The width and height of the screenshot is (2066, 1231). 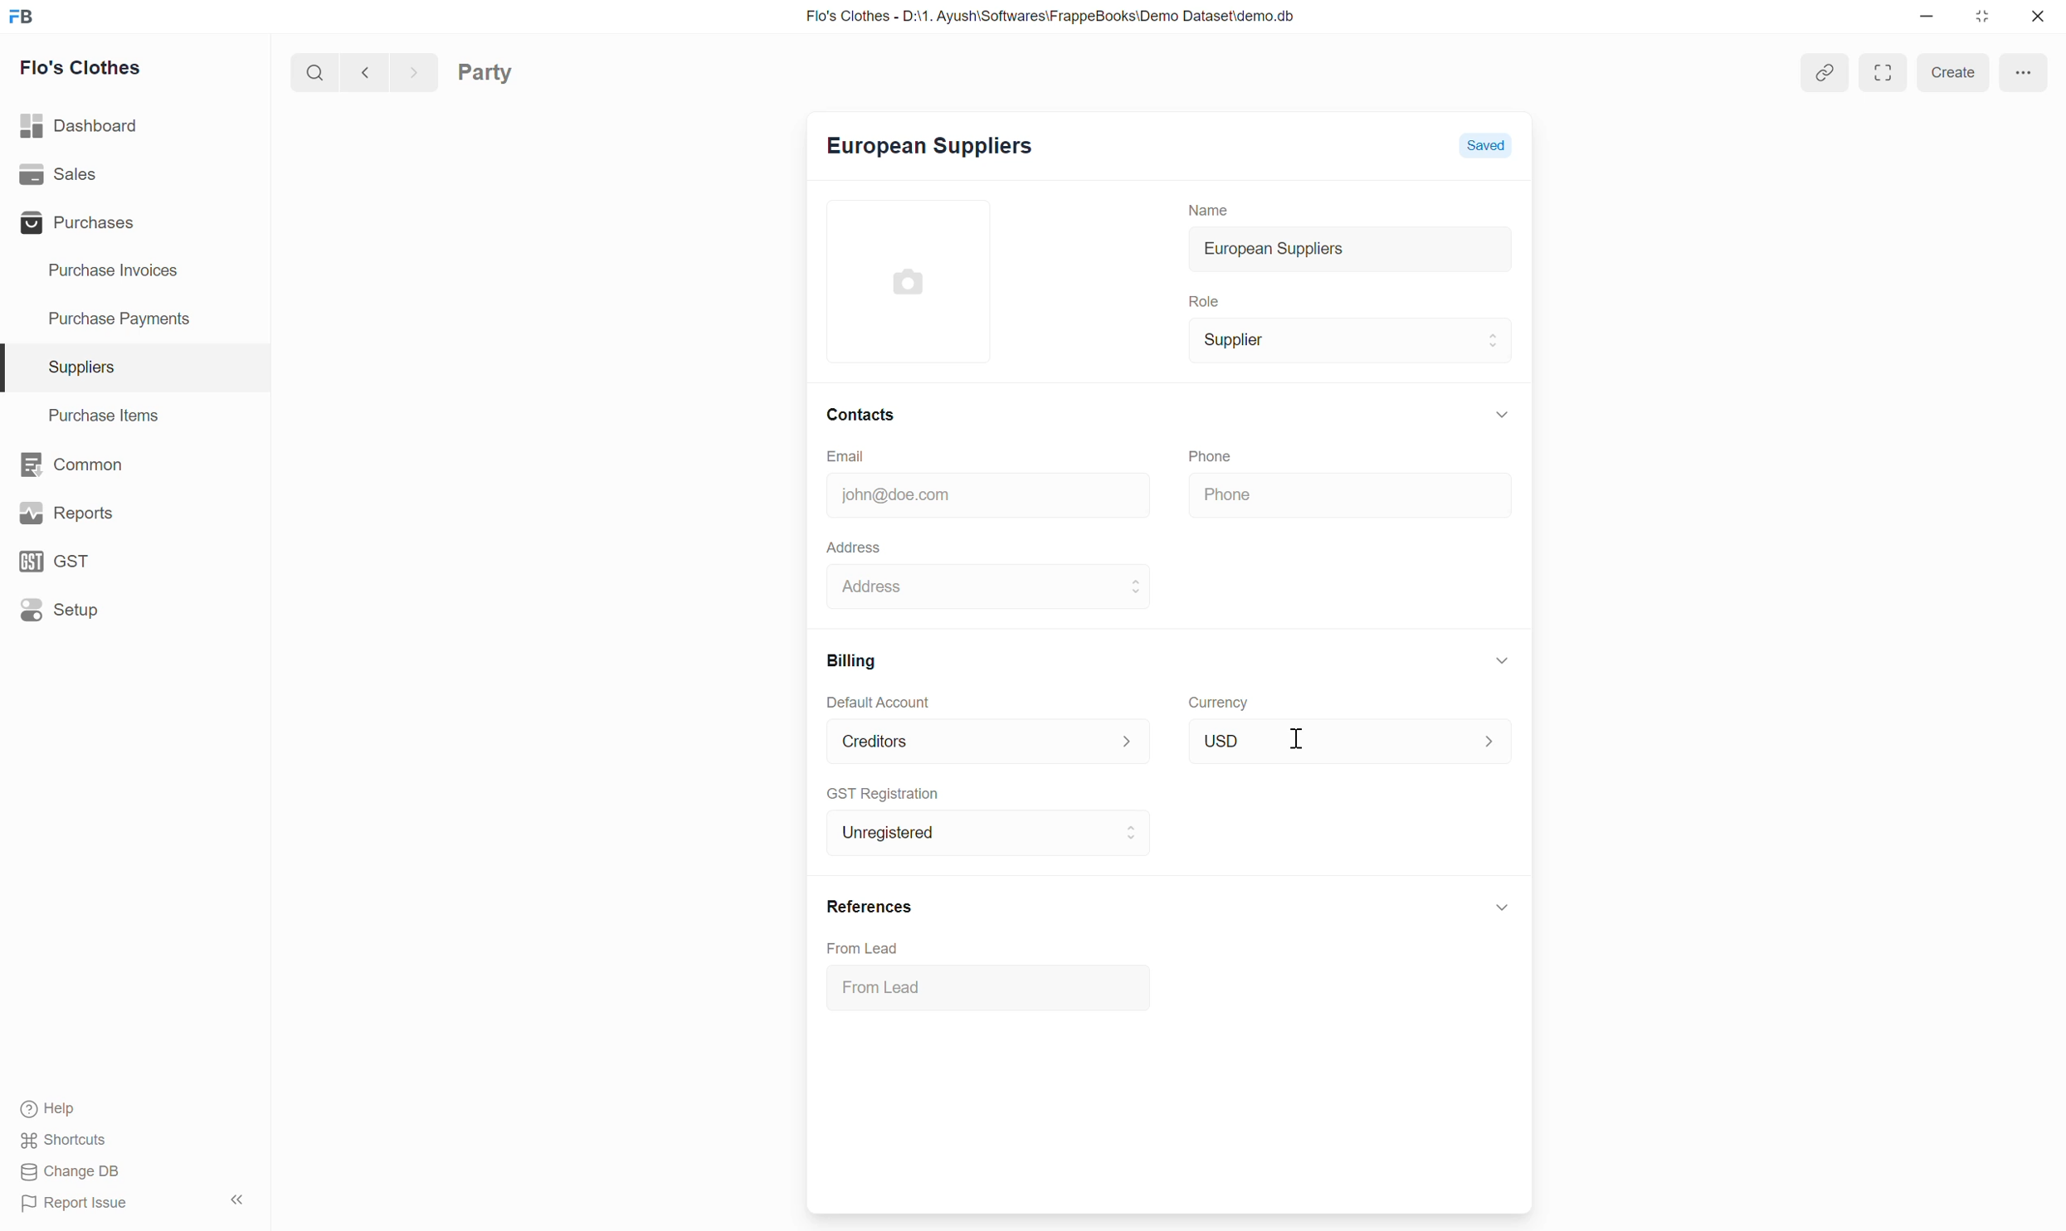 I want to click on Reports, so click(x=60, y=504).